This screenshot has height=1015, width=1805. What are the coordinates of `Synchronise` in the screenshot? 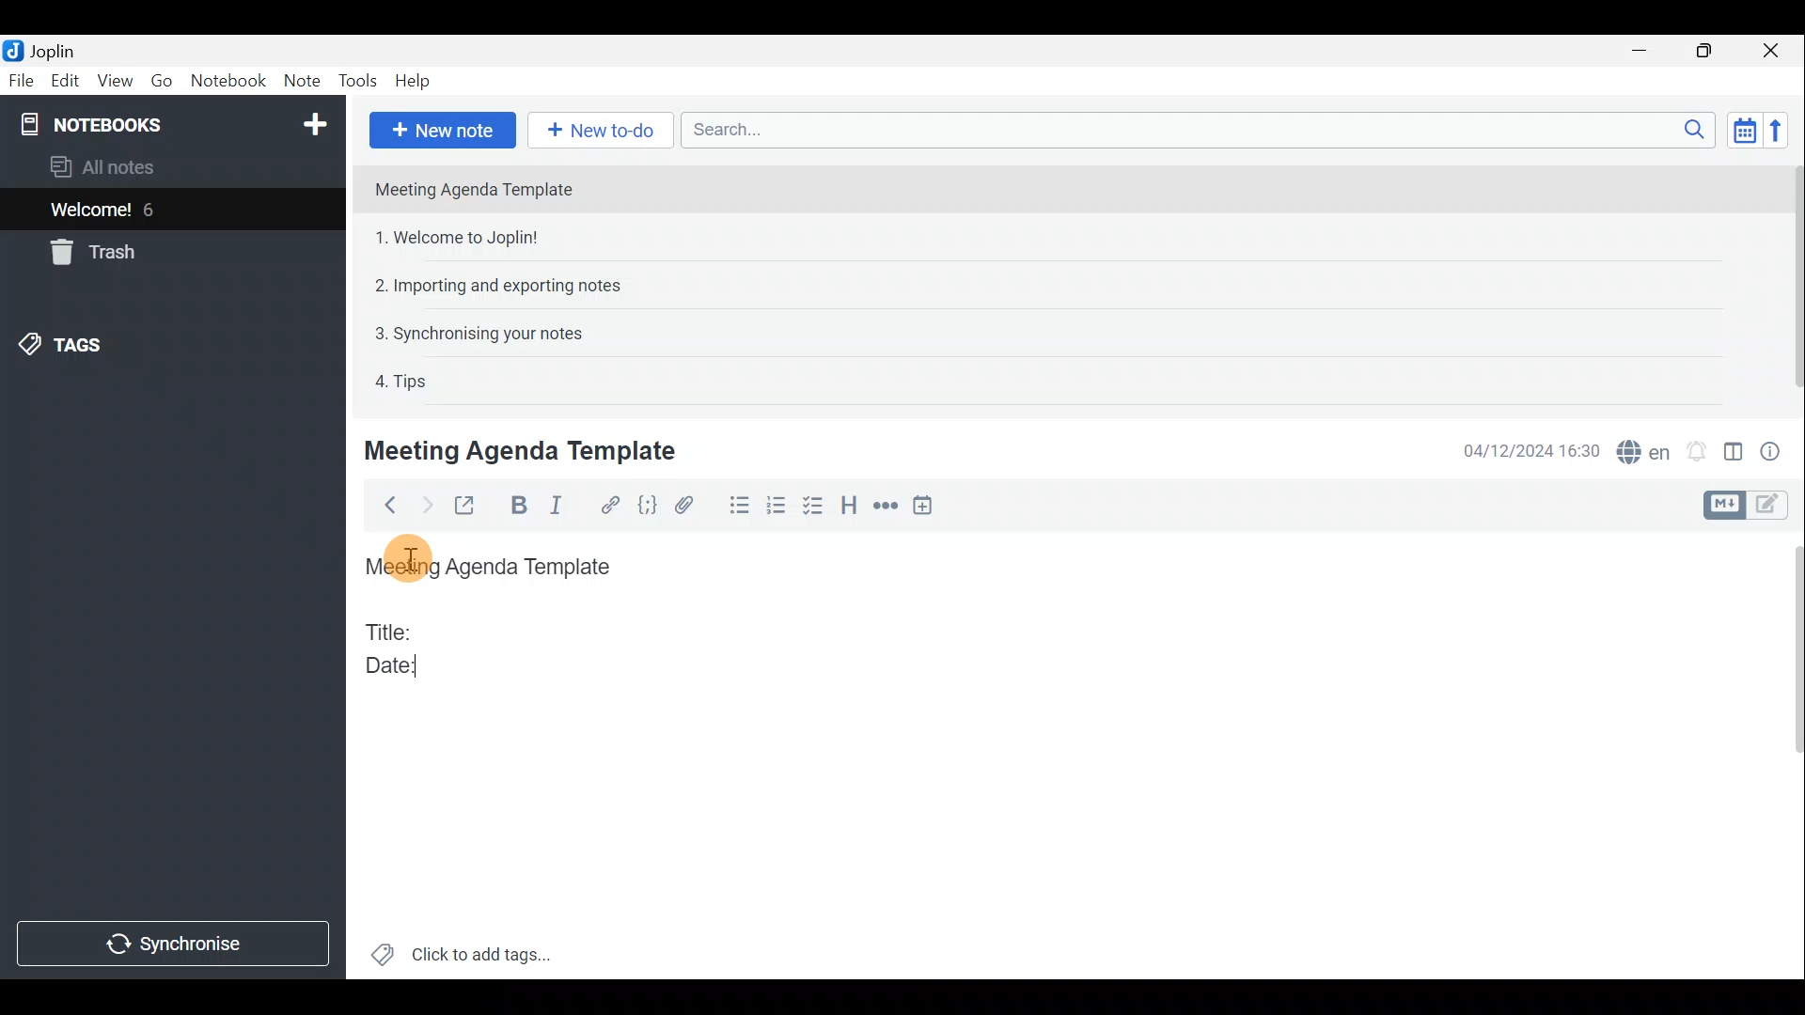 It's located at (174, 943).